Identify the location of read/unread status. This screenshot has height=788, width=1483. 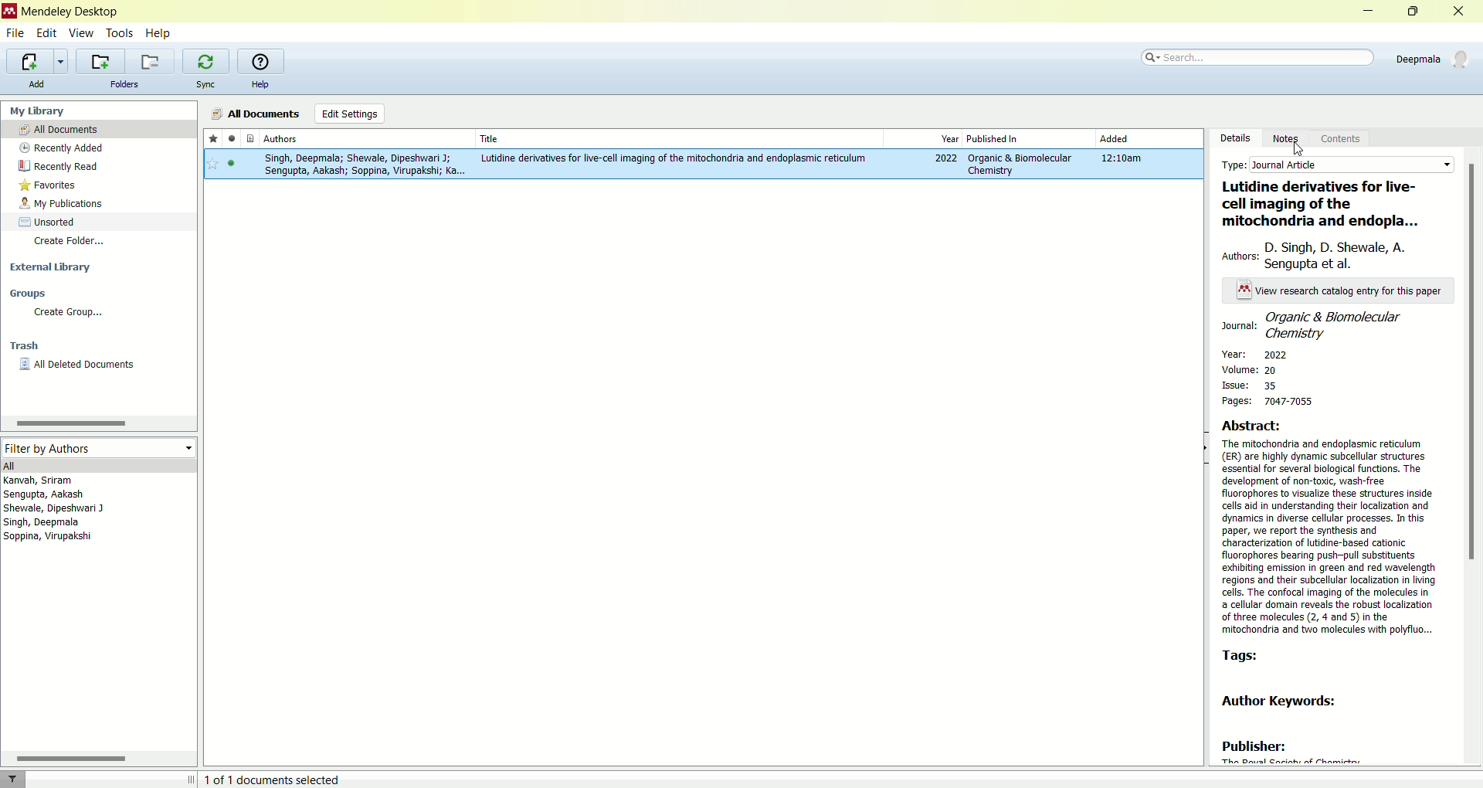
(232, 140).